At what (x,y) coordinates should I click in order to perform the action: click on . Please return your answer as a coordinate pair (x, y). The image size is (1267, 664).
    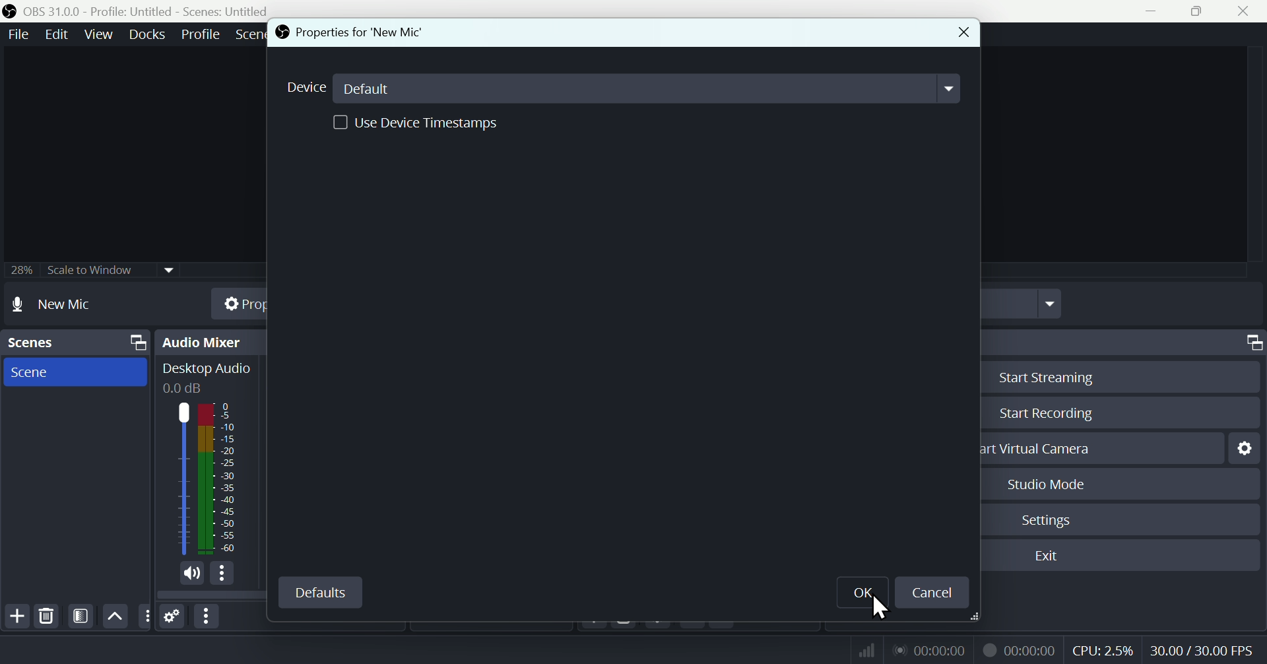
    Looking at the image, I should click on (145, 616).